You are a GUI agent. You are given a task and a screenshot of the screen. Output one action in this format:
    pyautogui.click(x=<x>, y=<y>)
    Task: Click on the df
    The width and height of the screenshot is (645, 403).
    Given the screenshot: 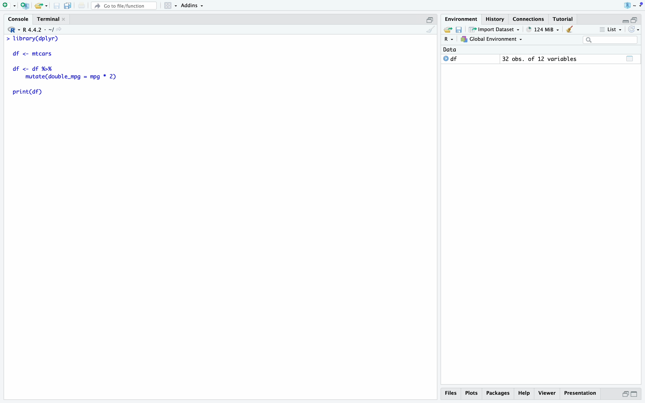 What is the action you would take?
    pyautogui.click(x=451, y=58)
    